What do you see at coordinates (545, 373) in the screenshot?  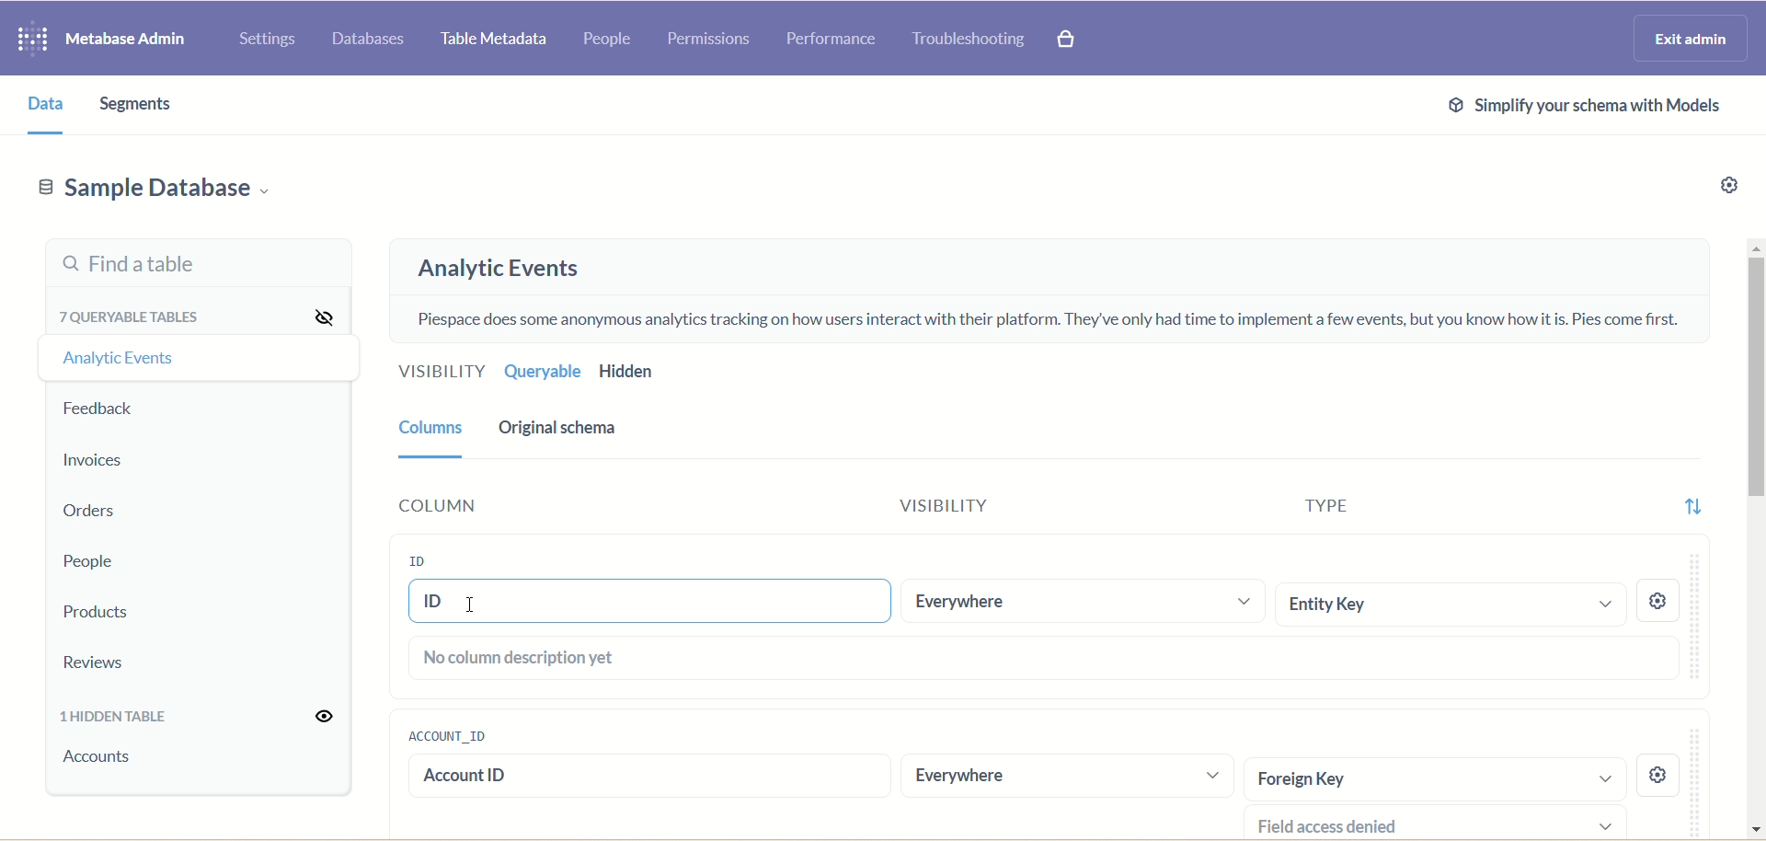 I see `Queryable` at bounding box center [545, 373].